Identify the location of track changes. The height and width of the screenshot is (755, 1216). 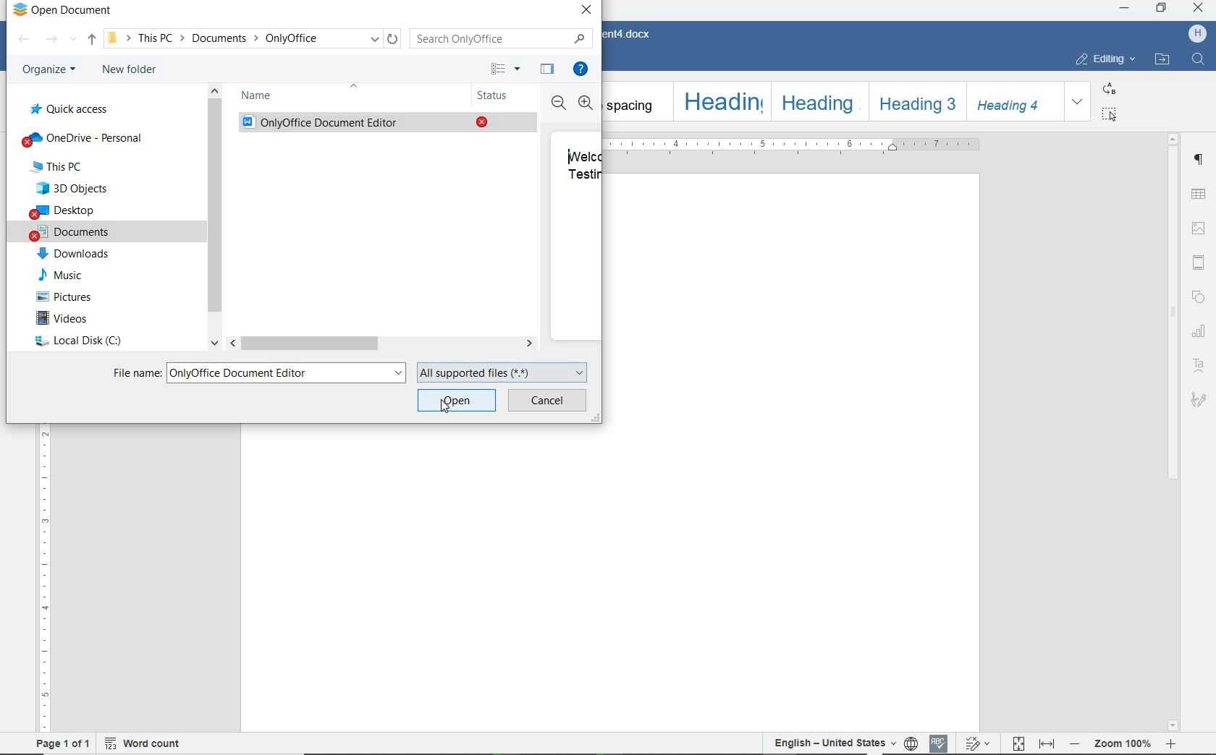
(979, 743).